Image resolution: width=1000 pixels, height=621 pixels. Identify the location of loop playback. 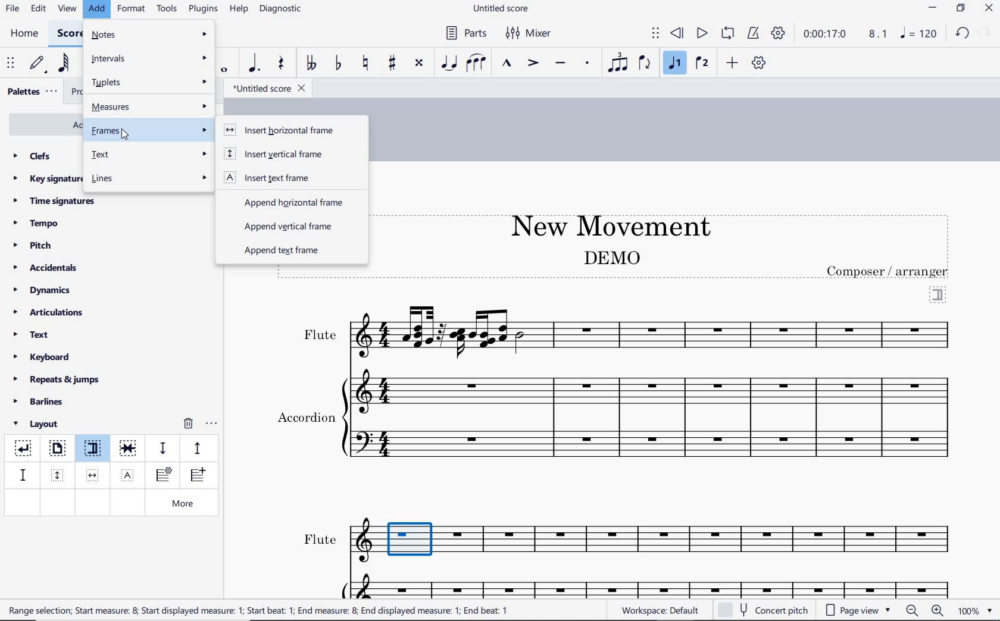
(729, 34).